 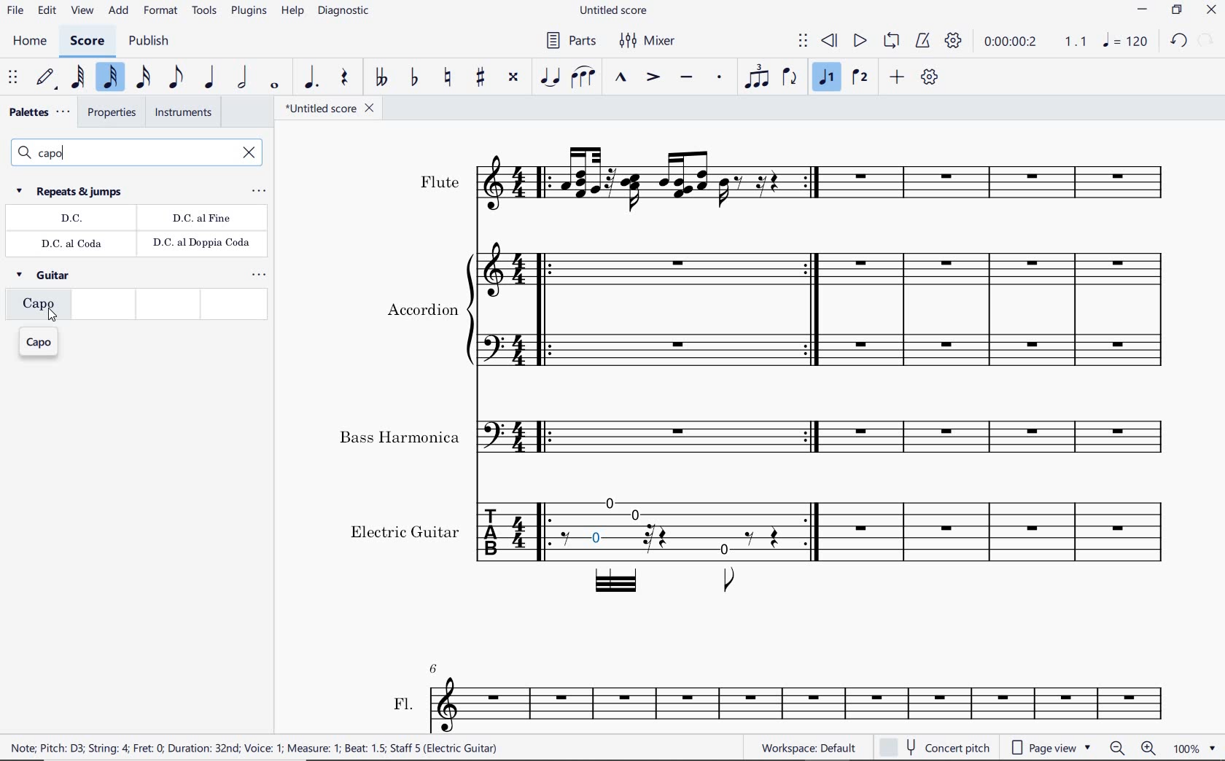 I want to click on staccato, so click(x=720, y=78).